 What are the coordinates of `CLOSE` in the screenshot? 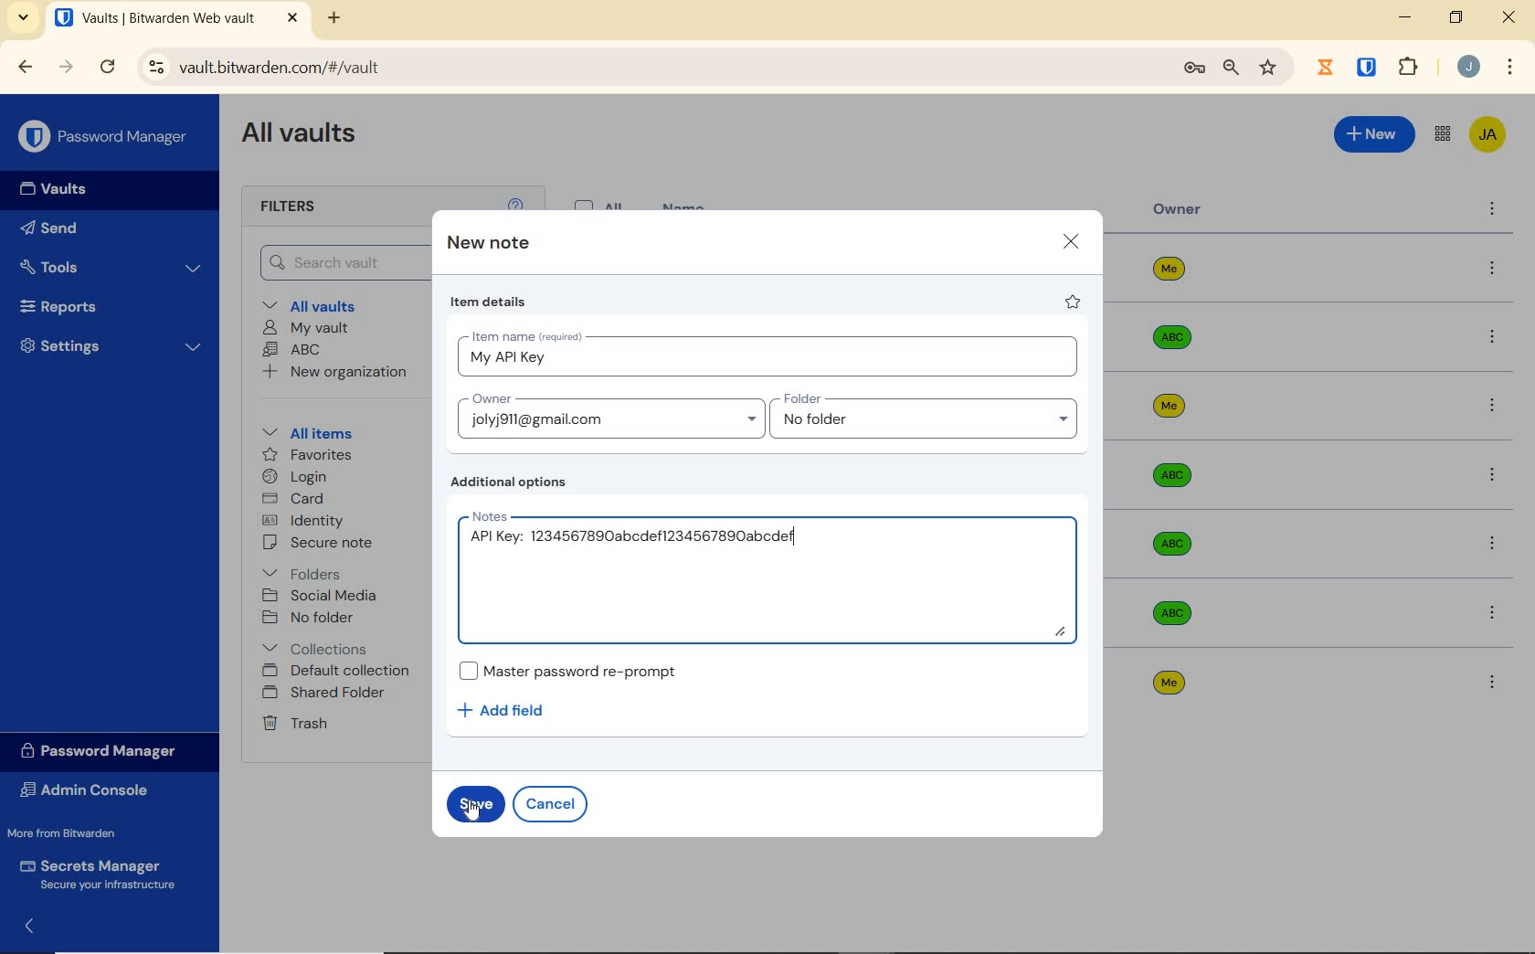 It's located at (292, 18).